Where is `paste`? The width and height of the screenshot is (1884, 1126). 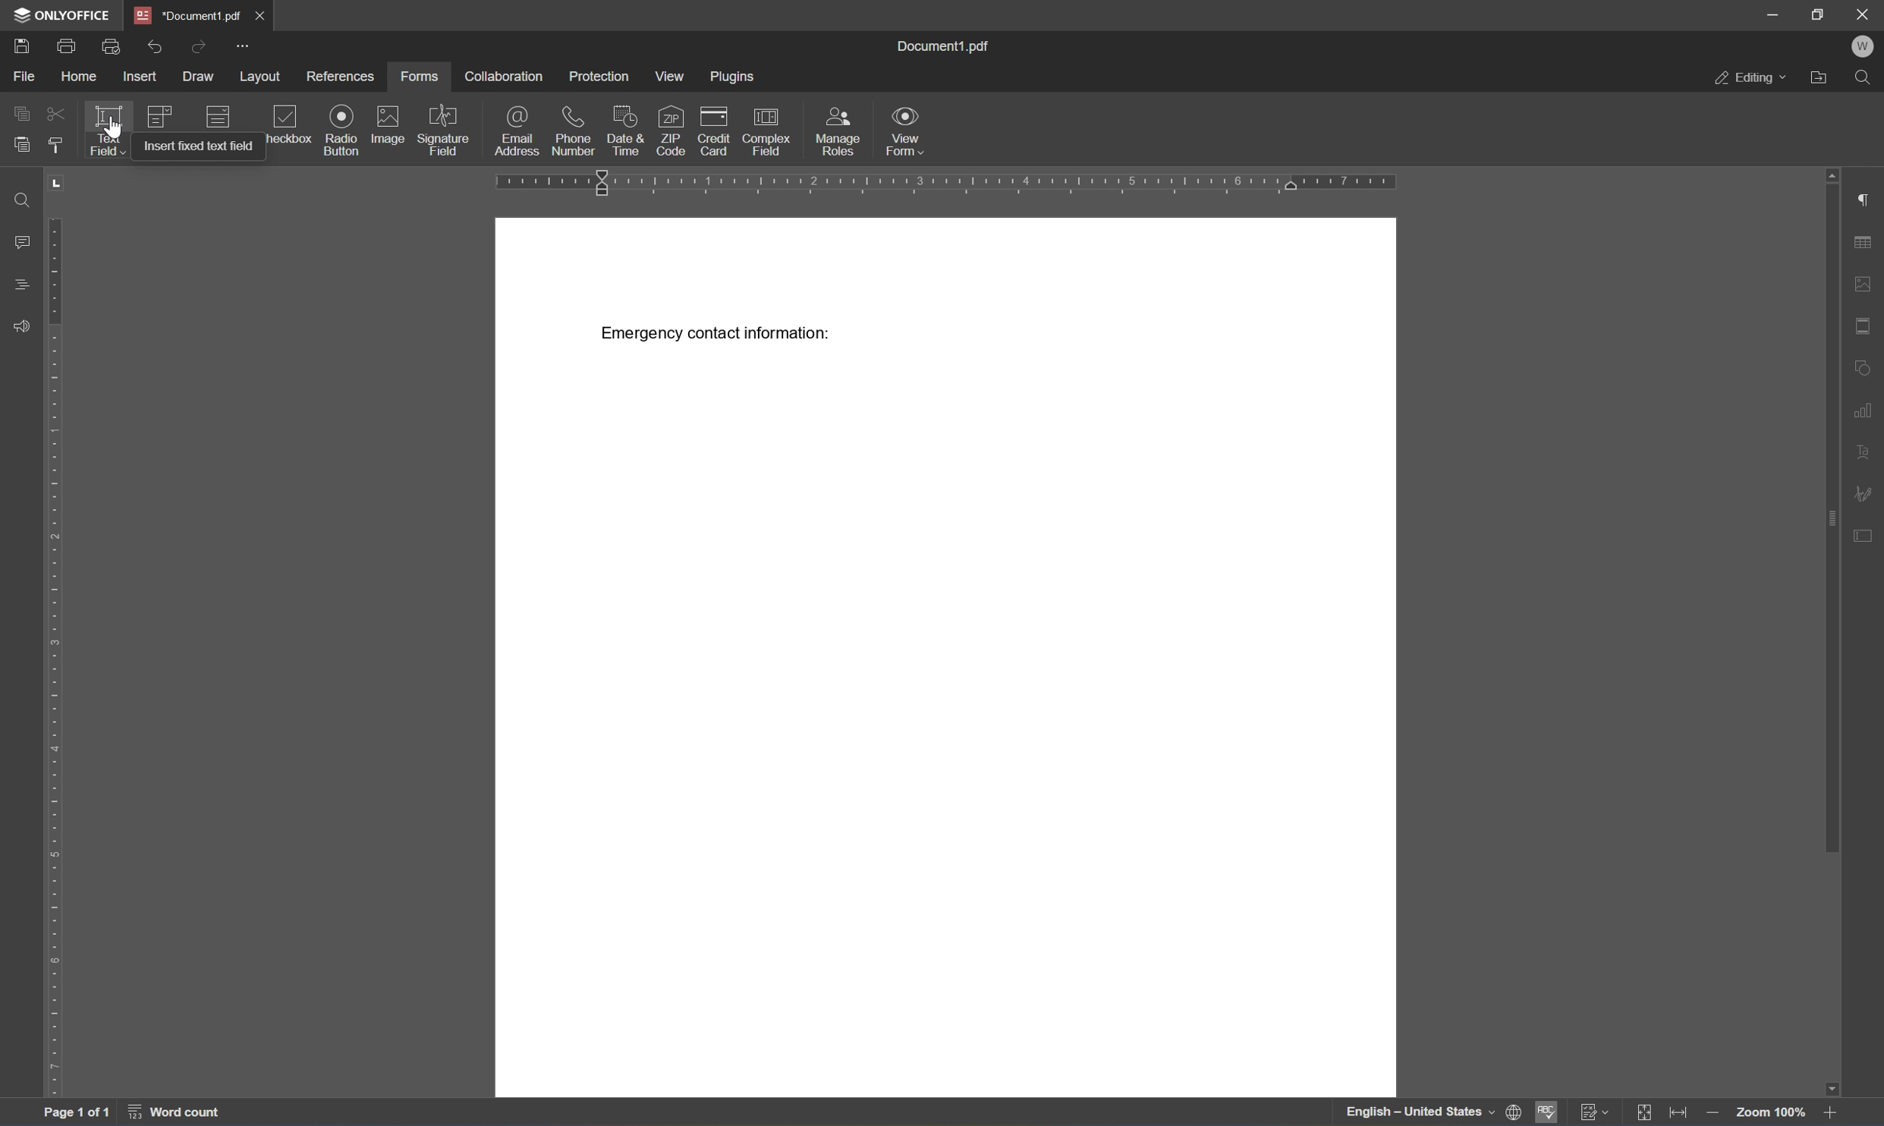 paste is located at coordinates (22, 146).